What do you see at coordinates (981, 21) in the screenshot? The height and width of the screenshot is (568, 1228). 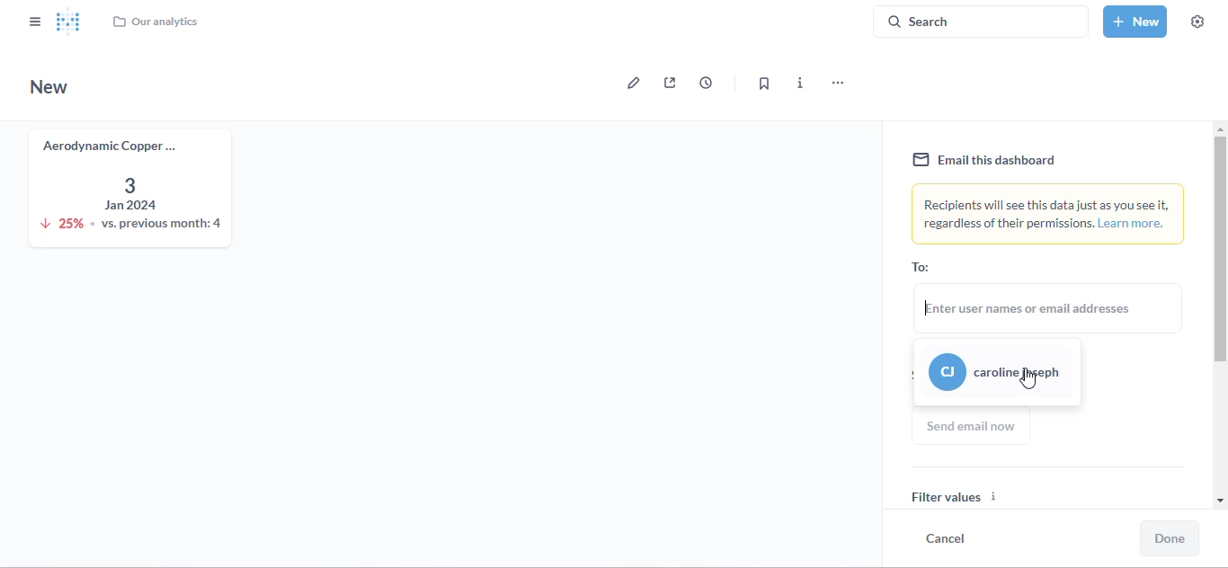 I see `search` at bounding box center [981, 21].